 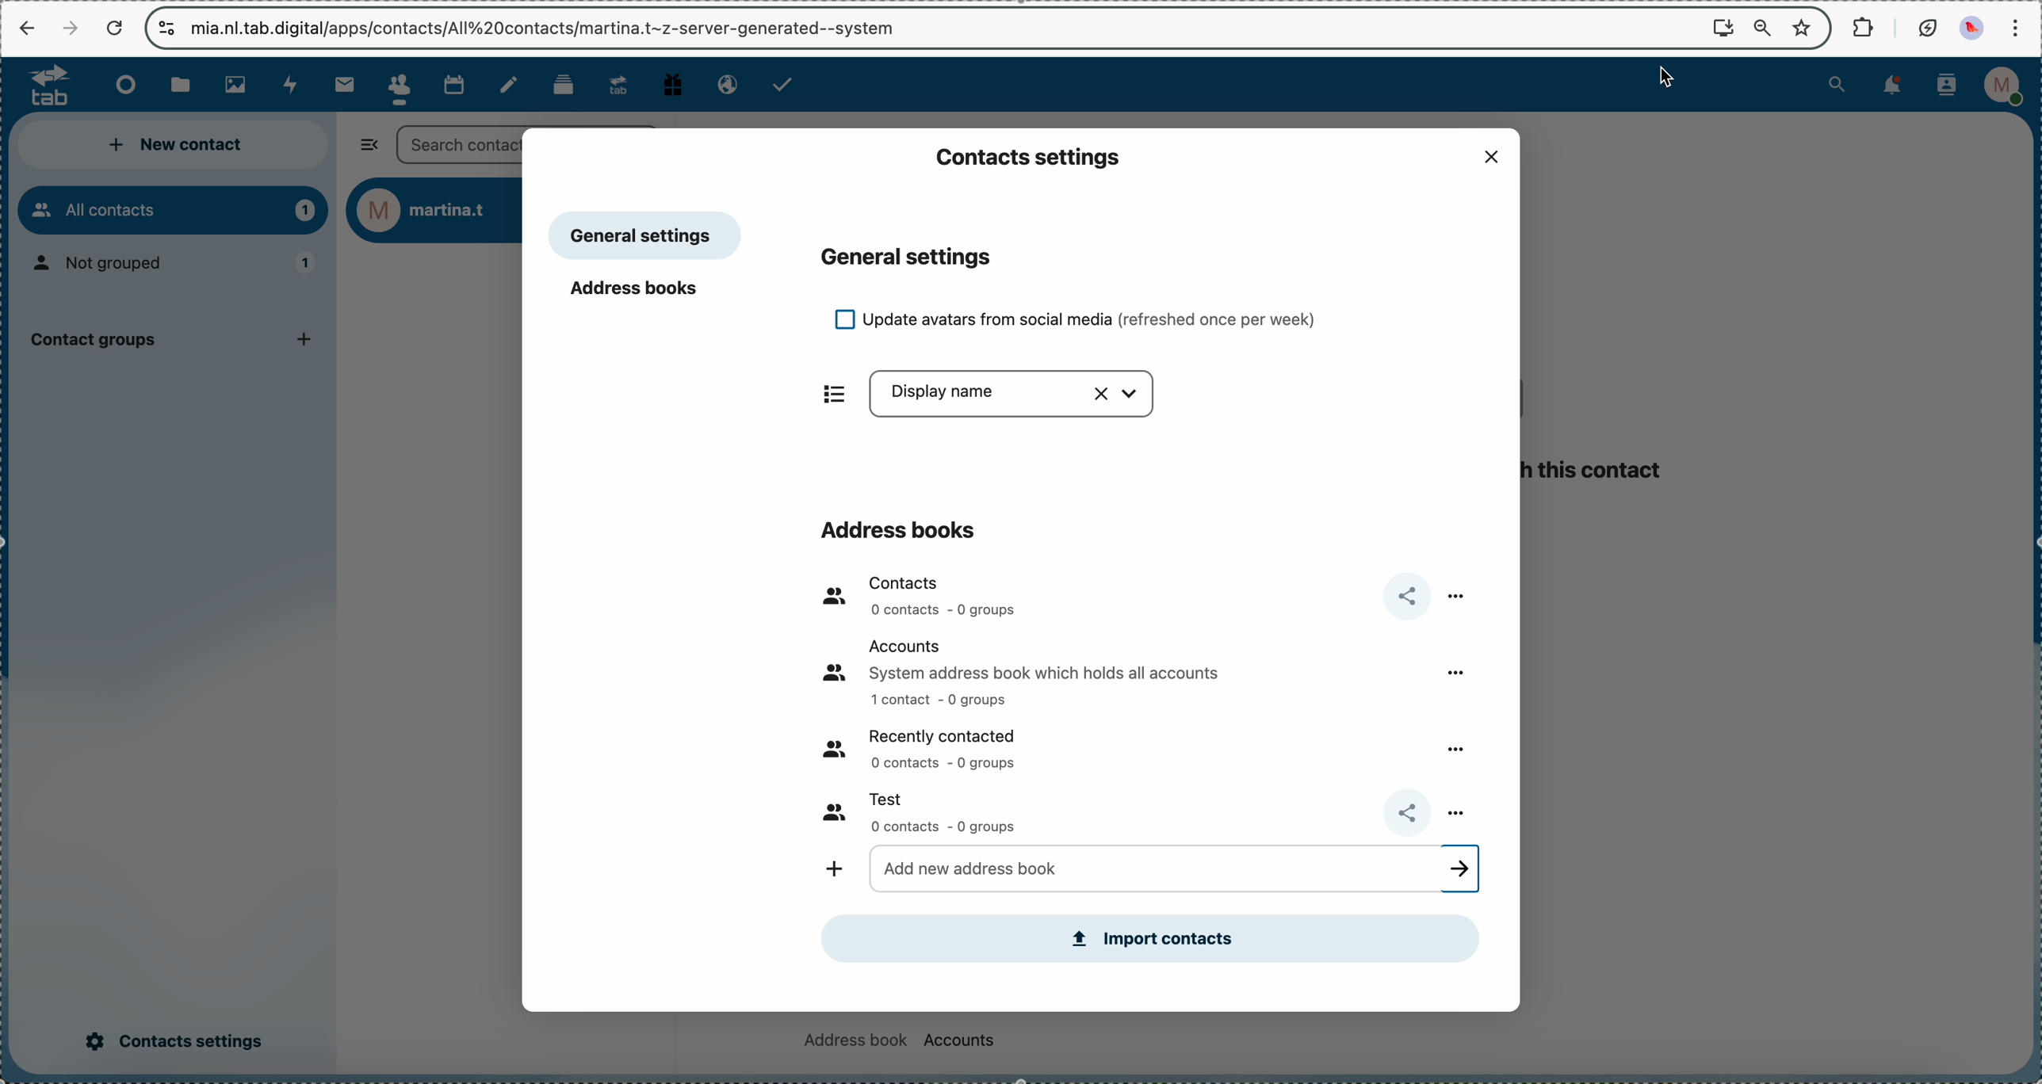 What do you see at coordinates (671, 82) in the screenshot?
I see `free track` at bounding box center [671, 82].